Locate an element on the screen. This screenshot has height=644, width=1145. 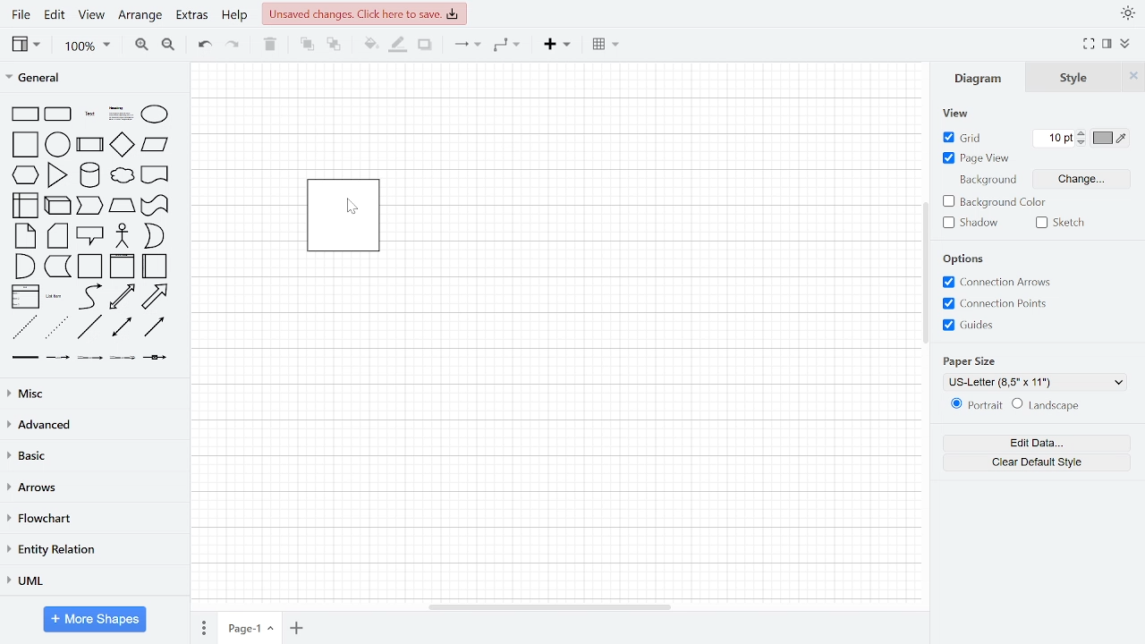
horizontal container is located at coordinates (156, 266).